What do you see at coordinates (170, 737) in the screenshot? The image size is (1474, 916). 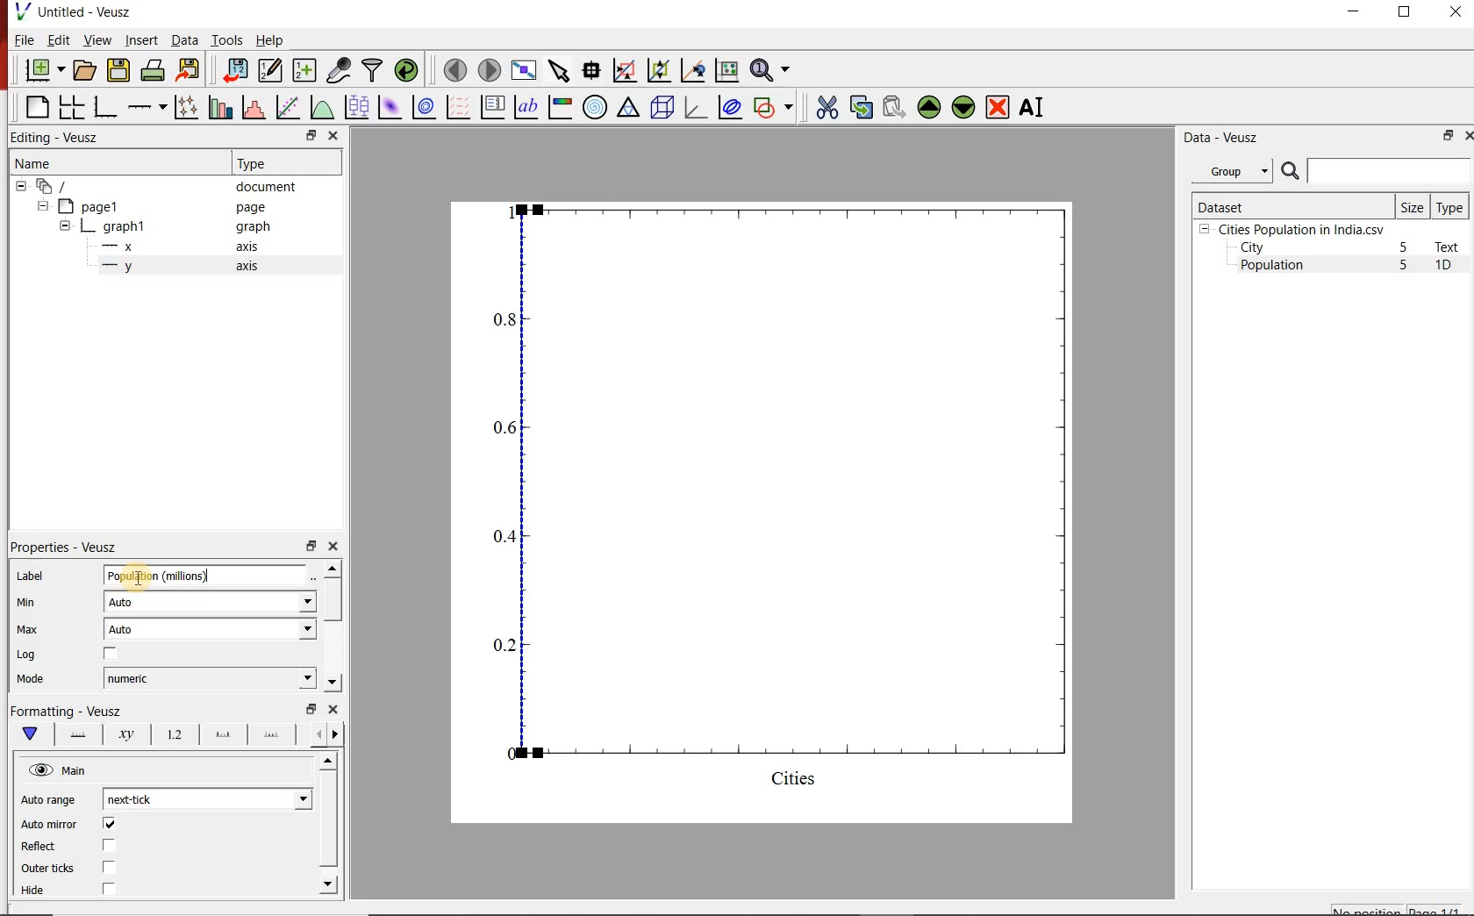 I see `Tick labels` at bounding box center [170, 737].